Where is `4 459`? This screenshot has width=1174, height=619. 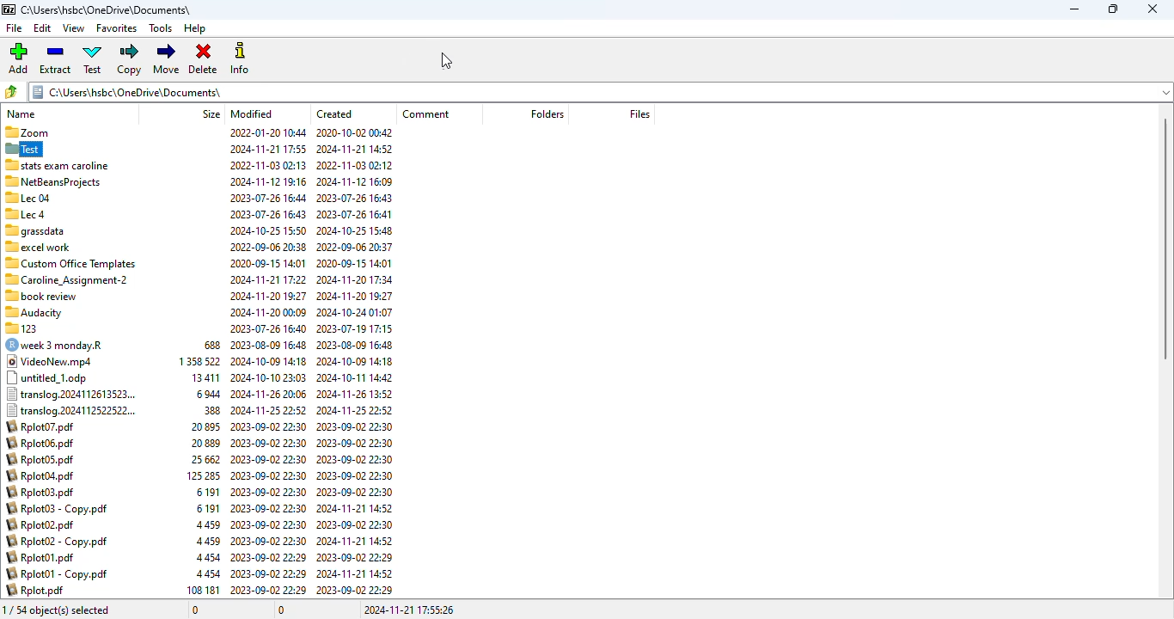
4 459 is located at coordinates (209, 524).